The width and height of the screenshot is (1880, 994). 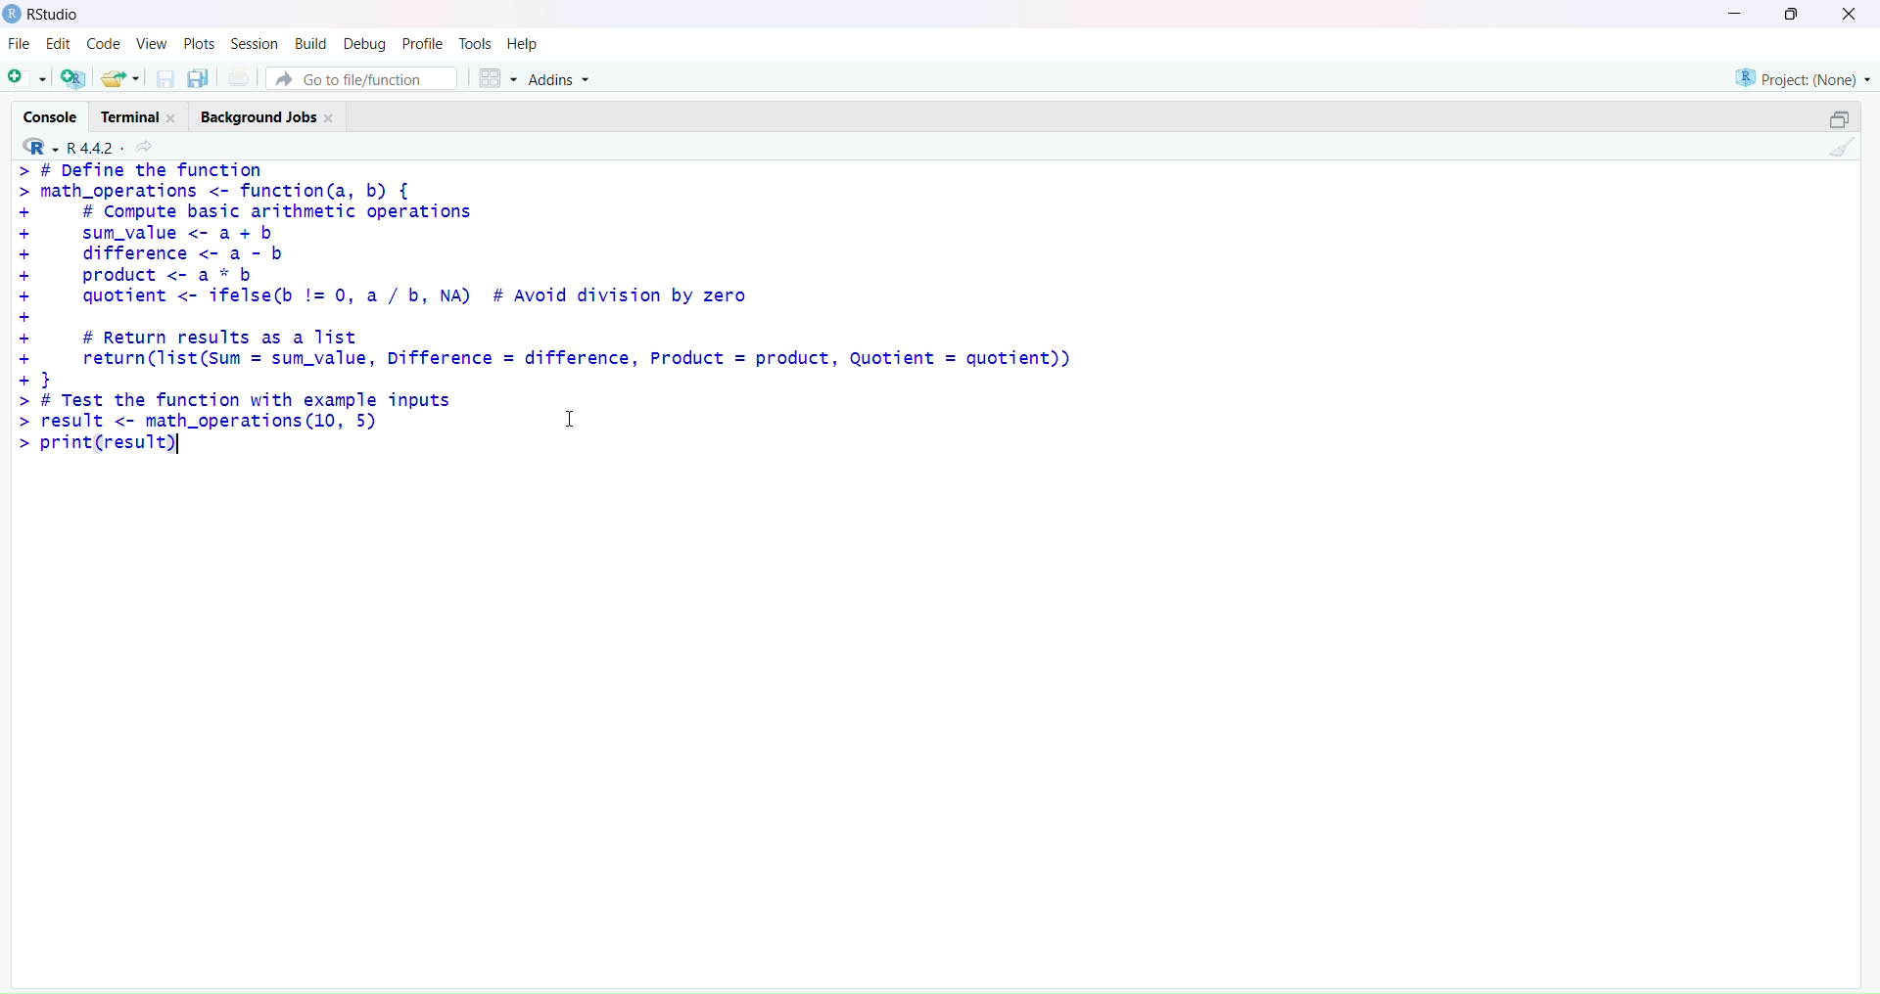 What do you see at coordinates (1839, 115) in the screenshot?
I see `Maximize` at bounding box center [1839, 115].